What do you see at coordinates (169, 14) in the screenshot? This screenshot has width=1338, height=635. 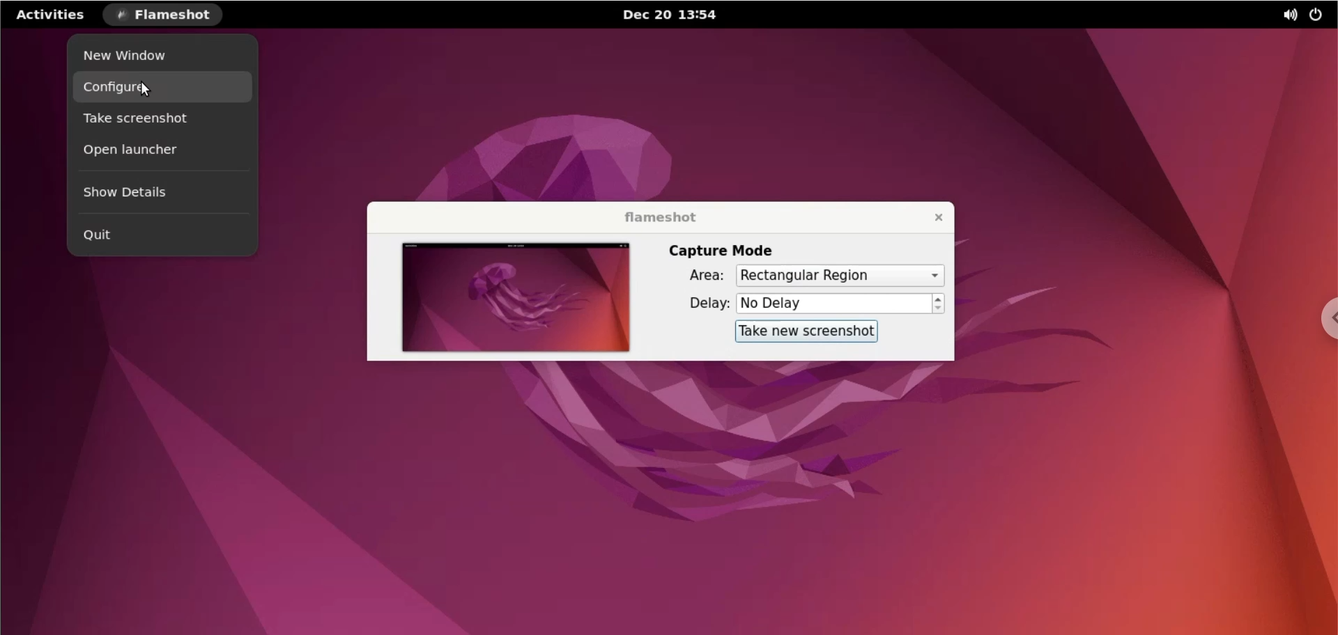 I see `flameshot options` at bounding box center [169, 14].